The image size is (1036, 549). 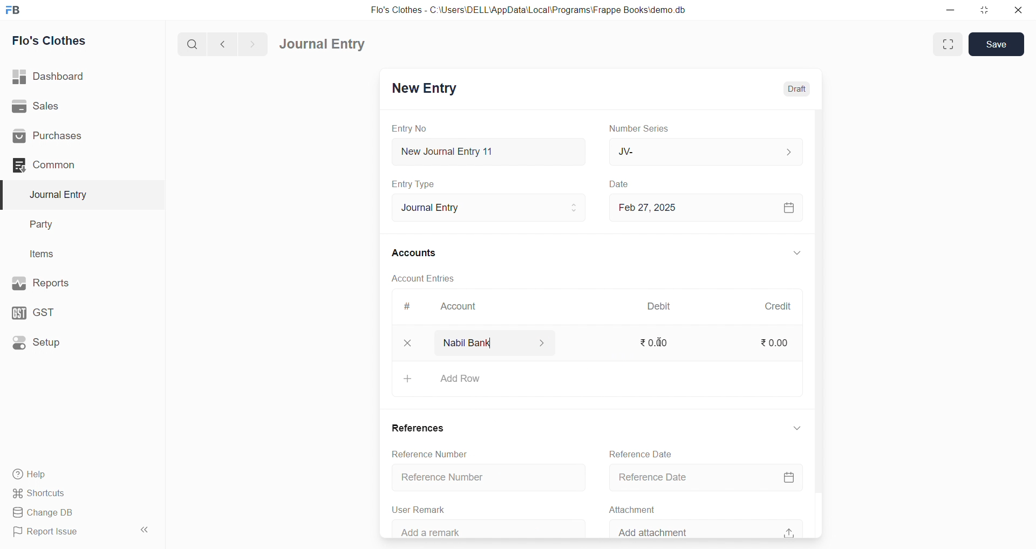 I want to click on cursor, so click(x=663, y=347).